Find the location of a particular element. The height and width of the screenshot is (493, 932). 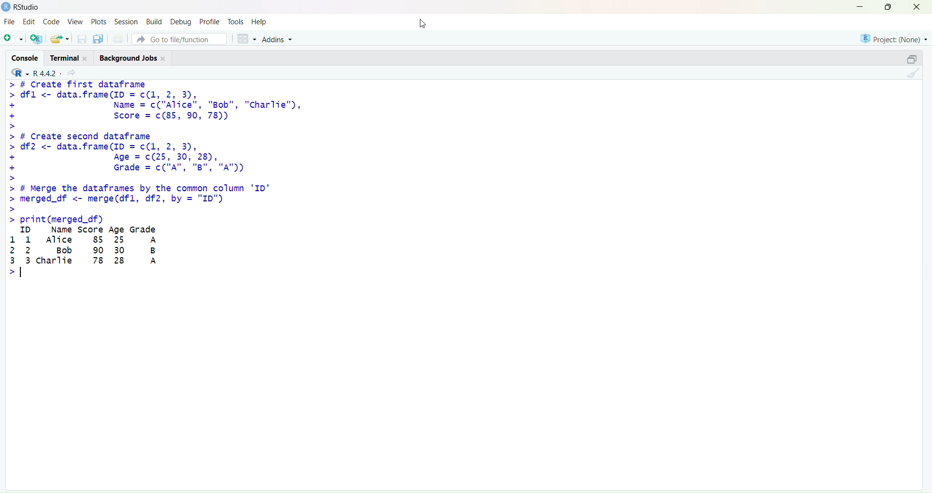

clear console is located at coordinates (915, 73).